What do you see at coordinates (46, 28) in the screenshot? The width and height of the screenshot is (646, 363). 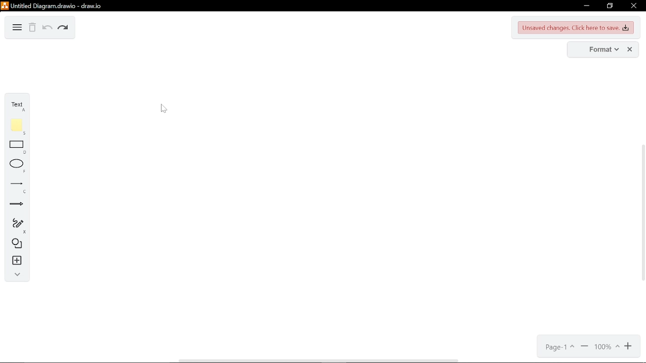 I see `undo` at bounding box center [46, 28].